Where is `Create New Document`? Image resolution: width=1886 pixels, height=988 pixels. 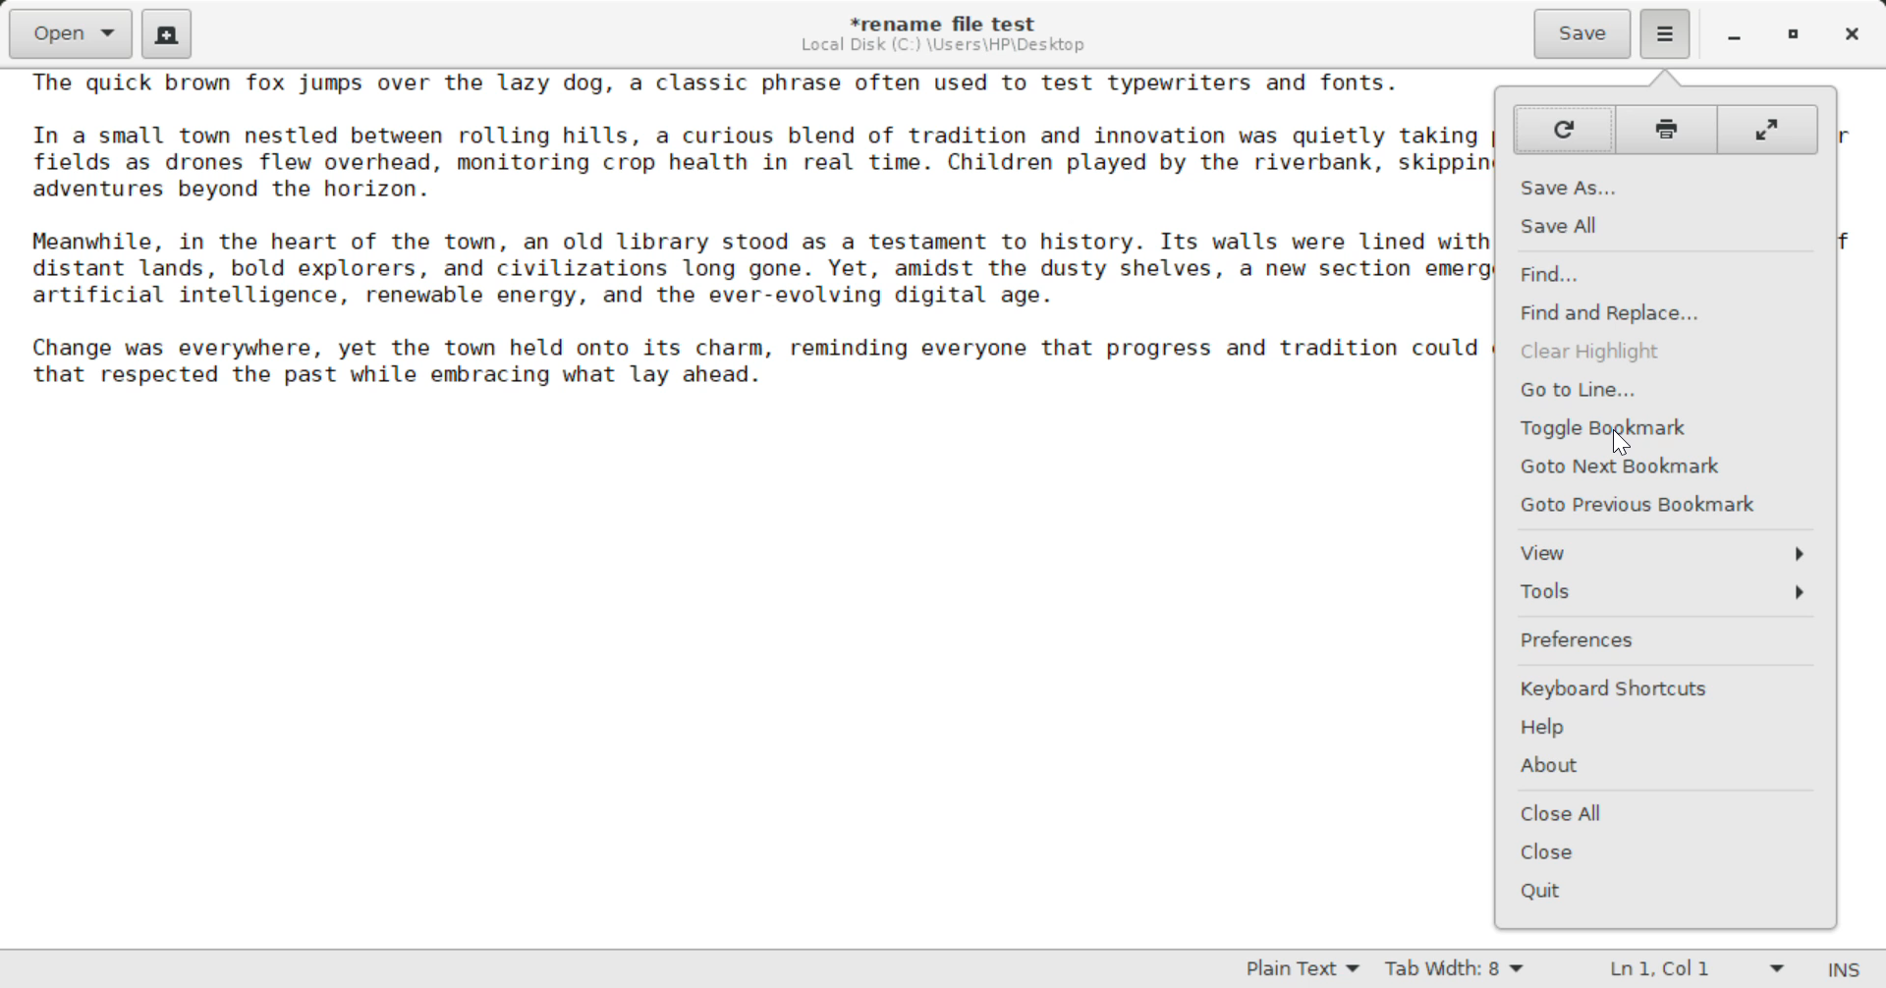 Create New Document is located at coordinates (167, 36).